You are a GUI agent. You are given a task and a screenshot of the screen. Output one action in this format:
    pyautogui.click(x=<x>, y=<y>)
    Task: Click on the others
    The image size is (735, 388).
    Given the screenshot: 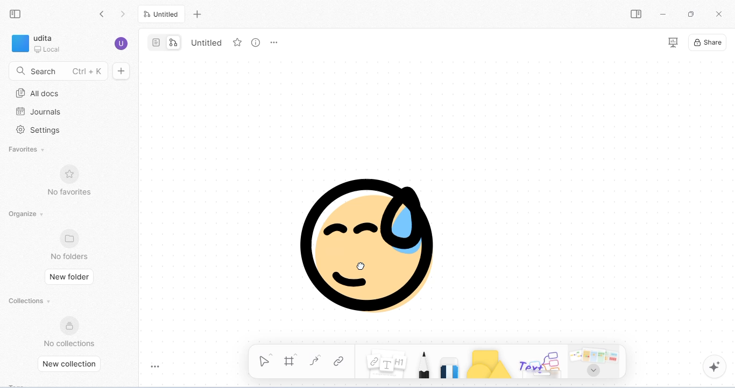 What is the action you would take?
    pyautogui.click(x=542, y=364)
    